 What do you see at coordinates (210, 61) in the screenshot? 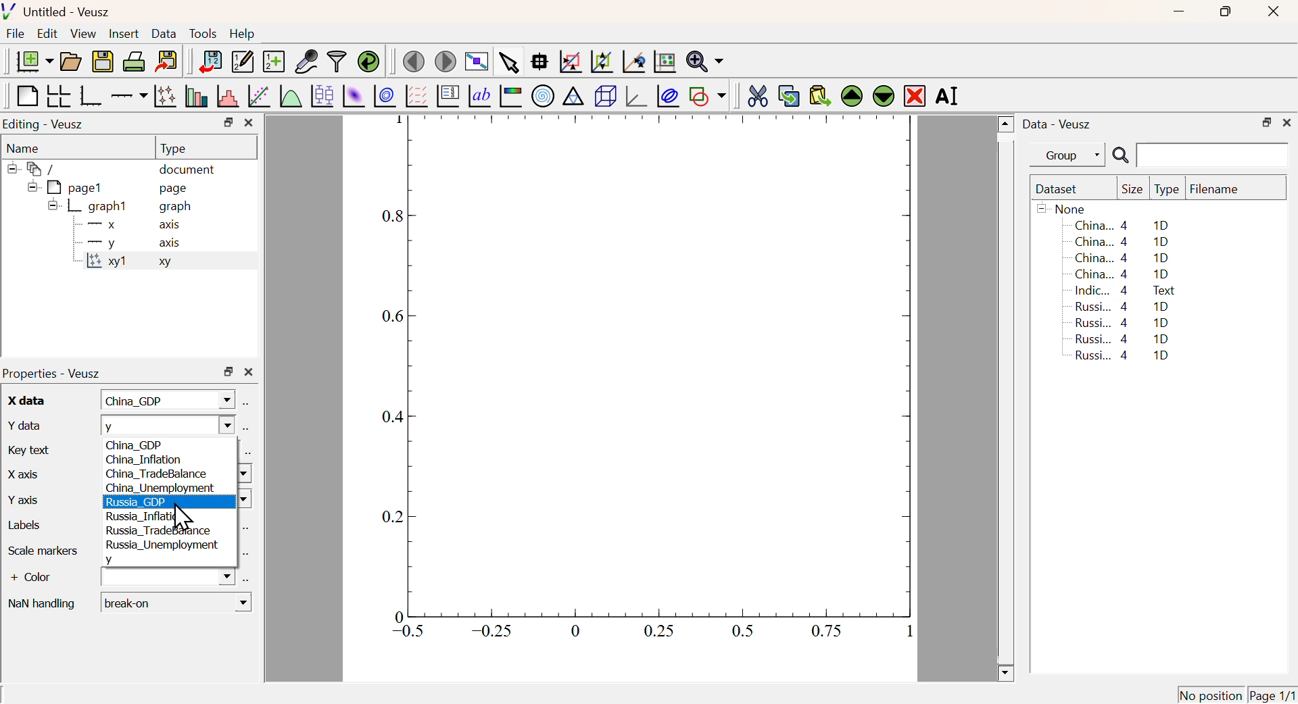
I see `Import Data` at bounding box center [210, 61].